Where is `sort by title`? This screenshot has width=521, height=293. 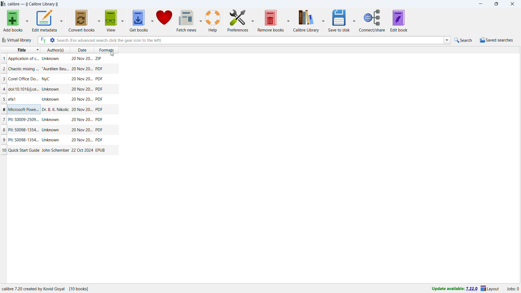 sort by title is located at coordinates (21, 50).